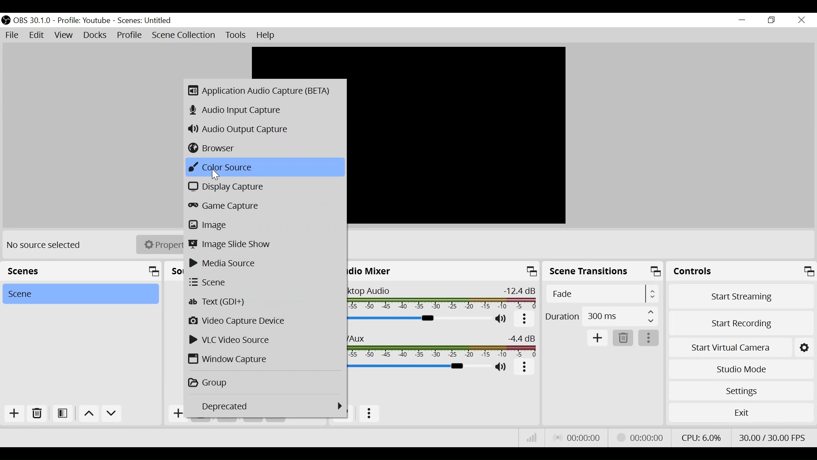 This screenshot has width=817, height=460. I want to click on Settings, so click(742, 391).